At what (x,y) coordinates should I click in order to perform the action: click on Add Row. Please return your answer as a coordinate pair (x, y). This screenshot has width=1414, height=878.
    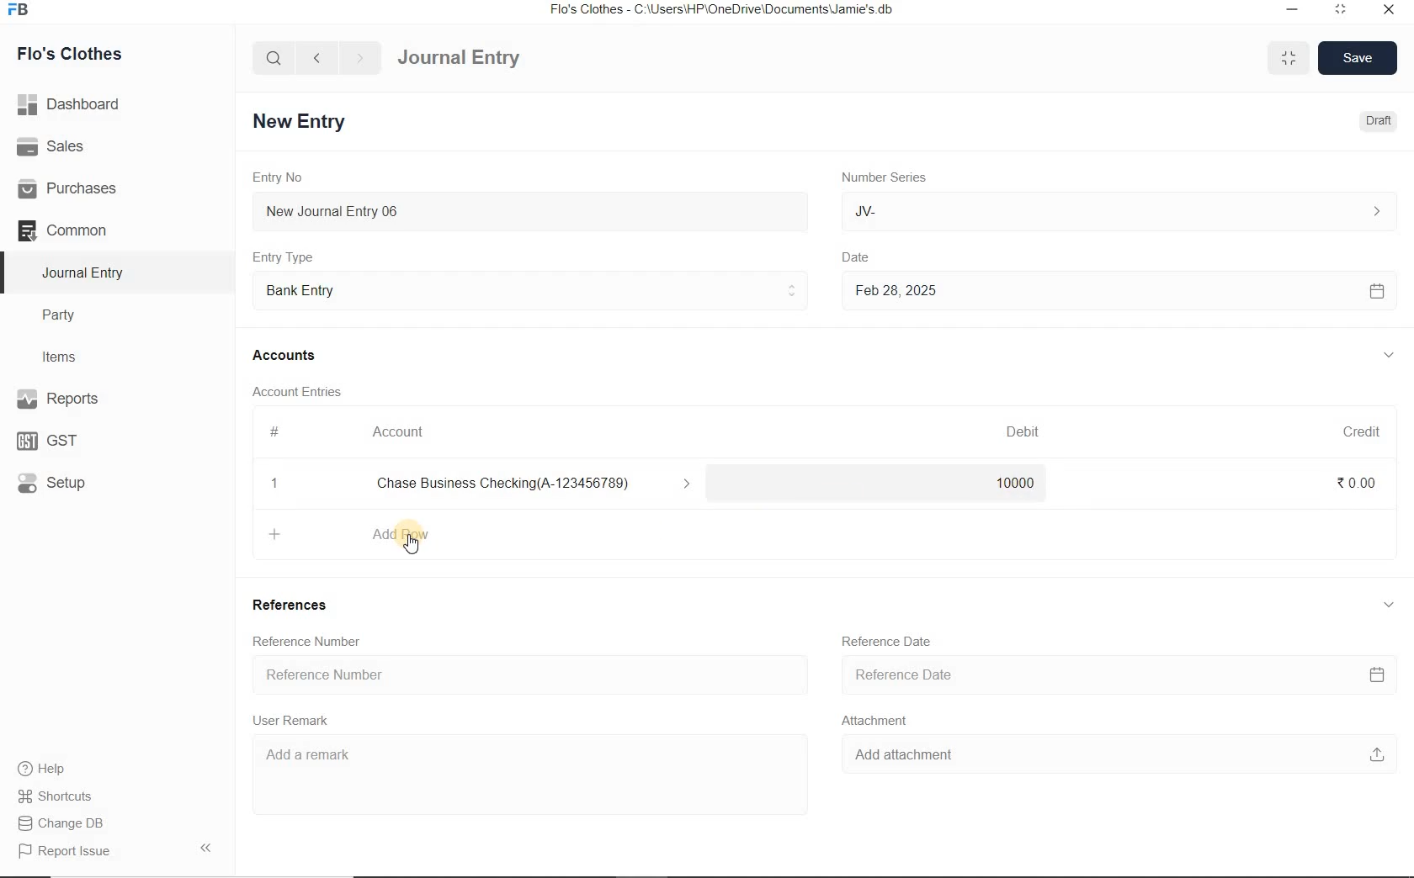
    Looking at the image, I should click on (365, 532).